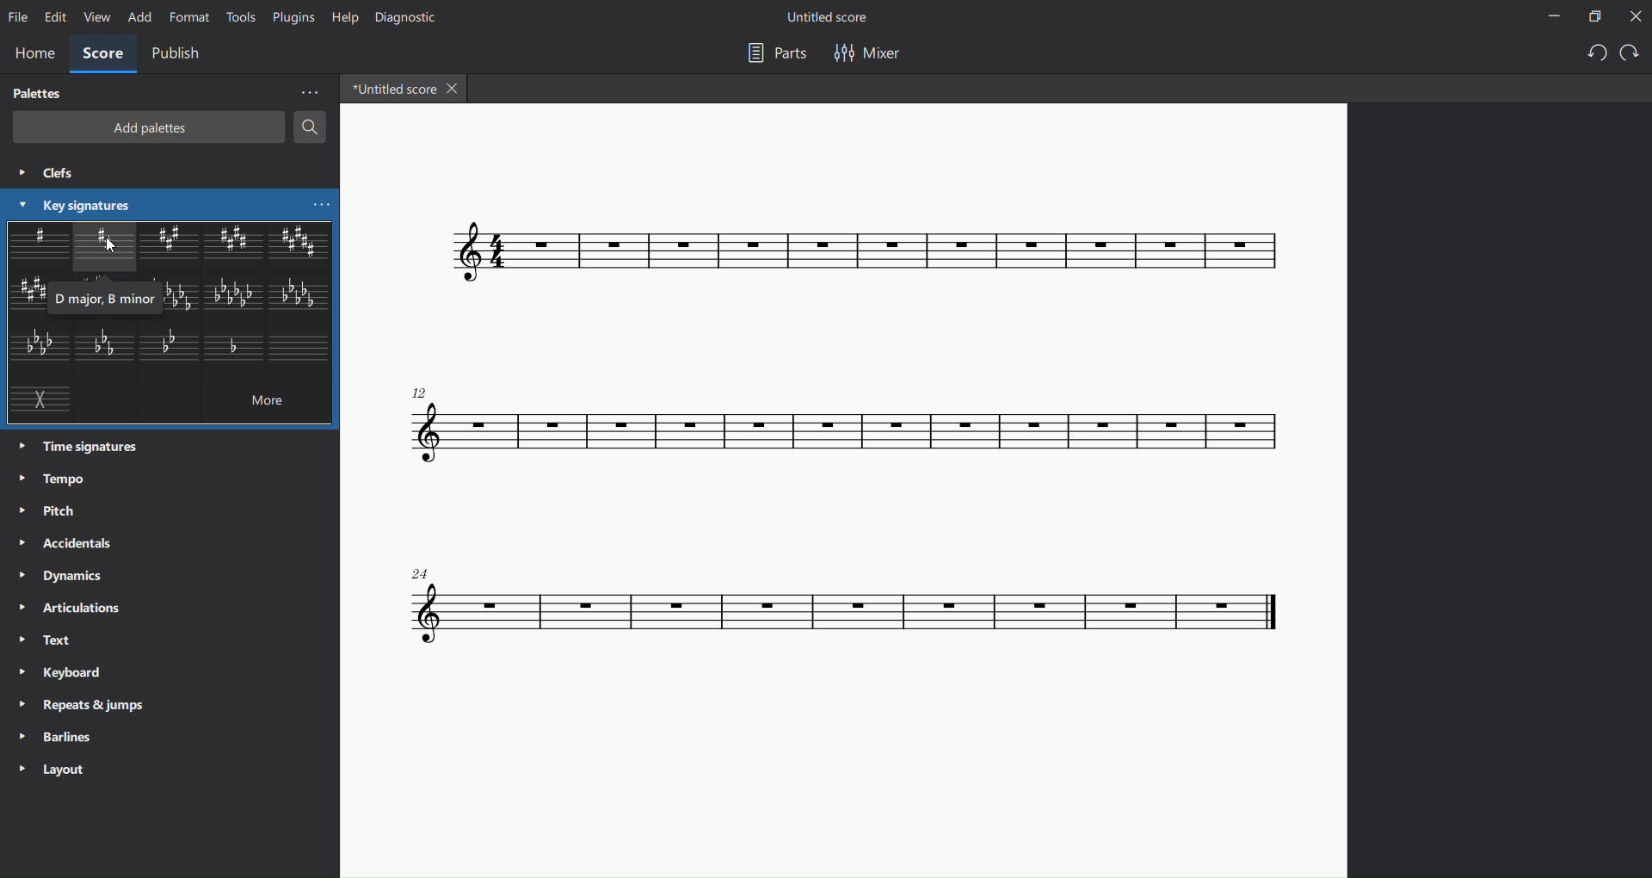  What do you see at coordinates (310, 91) in the screenshot?
I see `more` at bounding box center [310, 91].